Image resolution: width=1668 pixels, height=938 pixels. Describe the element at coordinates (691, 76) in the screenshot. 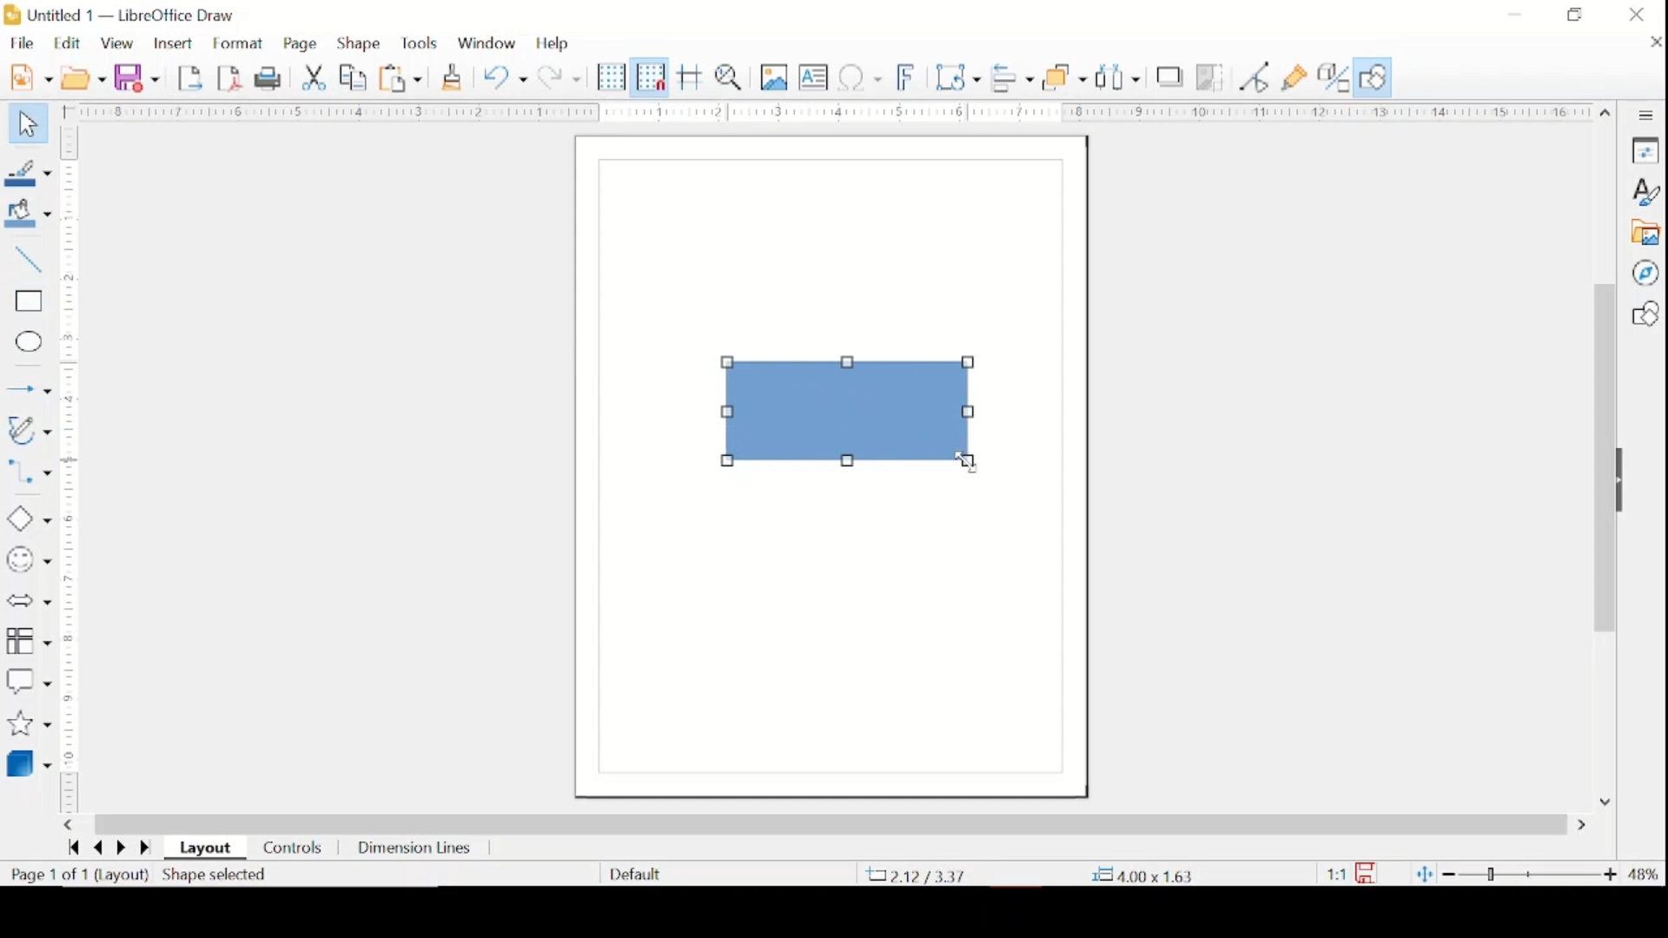

I see `show helplines while moving` at that location.